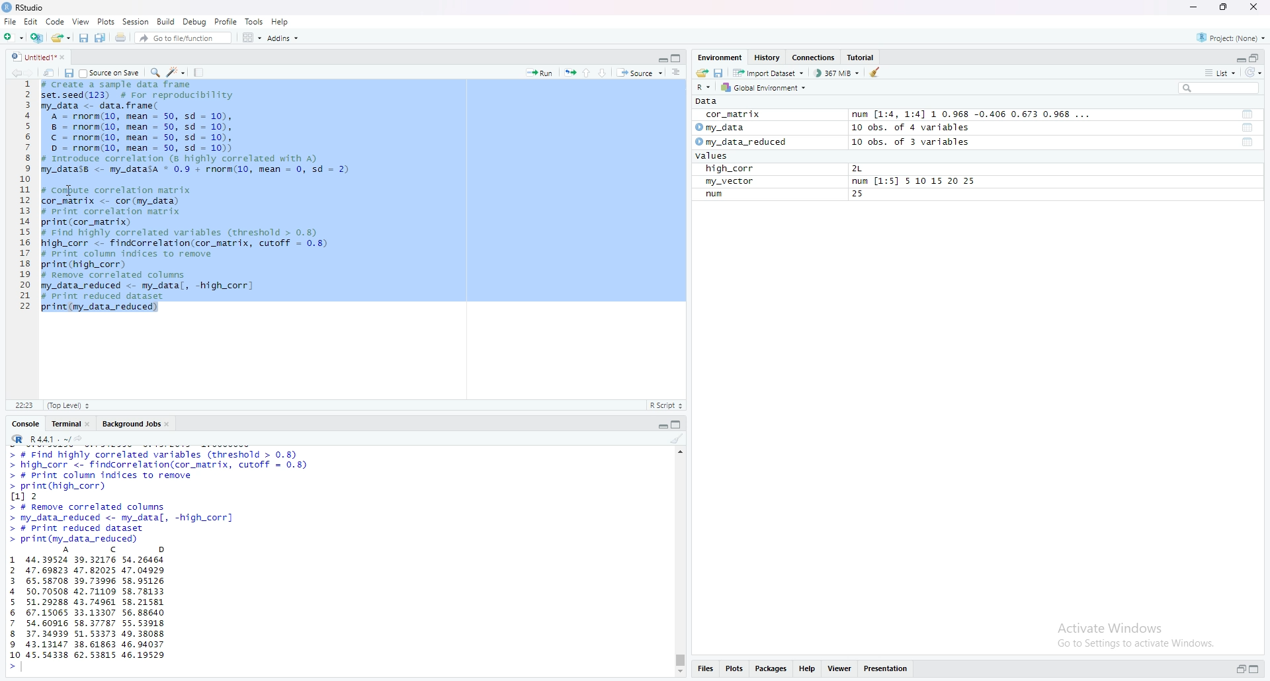 The image size is (1270, 681). What do you see at coordinates (714, 155) in the screenshot?
I see `values` at bounding box center [714, 155].